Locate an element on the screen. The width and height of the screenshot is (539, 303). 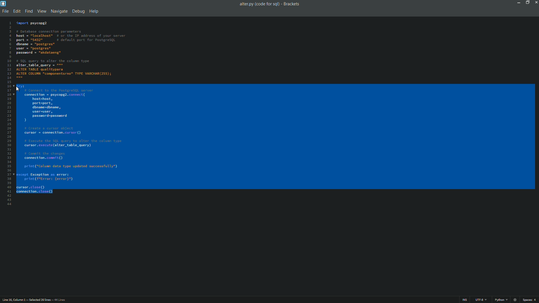
minimize is located at coordinates (518, 2).